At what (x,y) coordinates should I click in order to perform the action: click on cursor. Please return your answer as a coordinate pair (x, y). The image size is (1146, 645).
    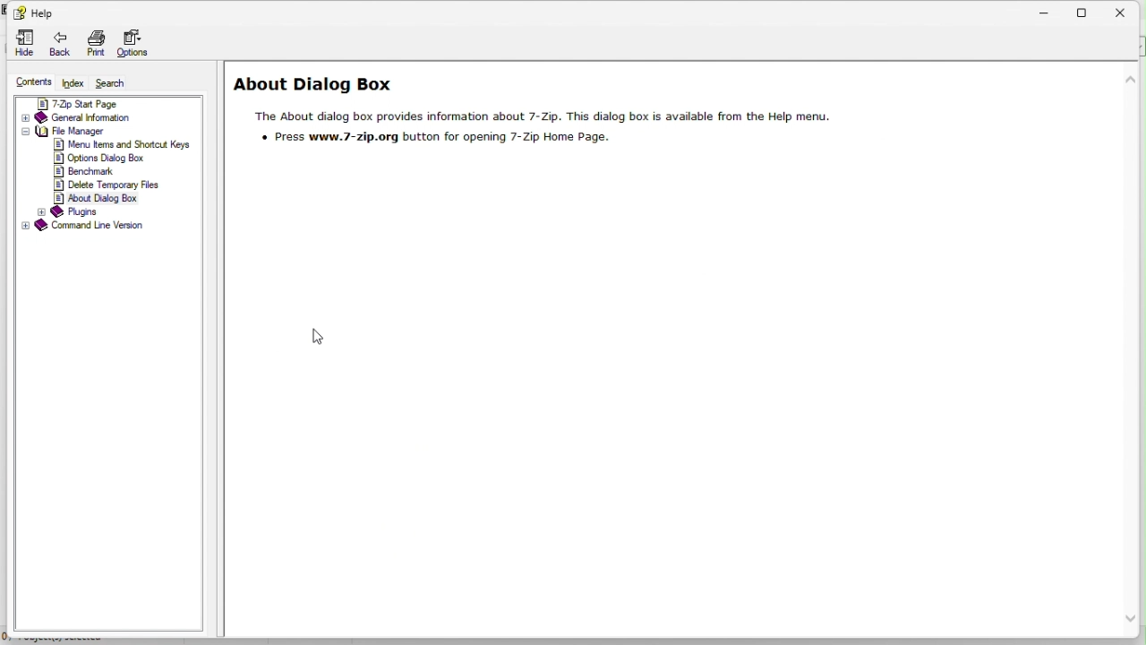
    Looking at the image, I should click on (321, 337).